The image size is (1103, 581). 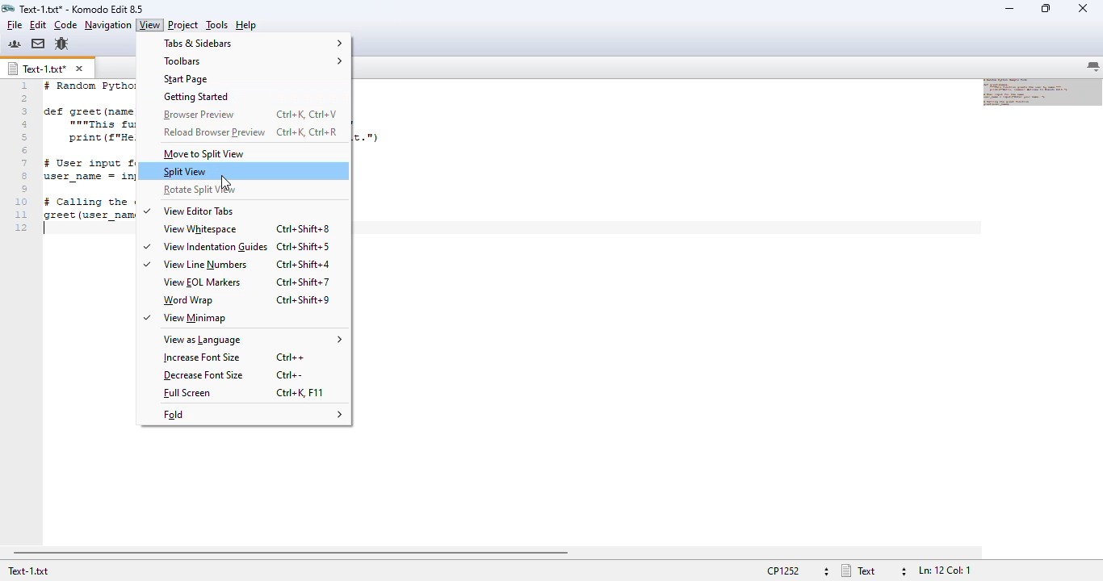 What do you see at coordinates (252, 413) in the screenshot?
I see `fold` at bounding box center [252, 413].